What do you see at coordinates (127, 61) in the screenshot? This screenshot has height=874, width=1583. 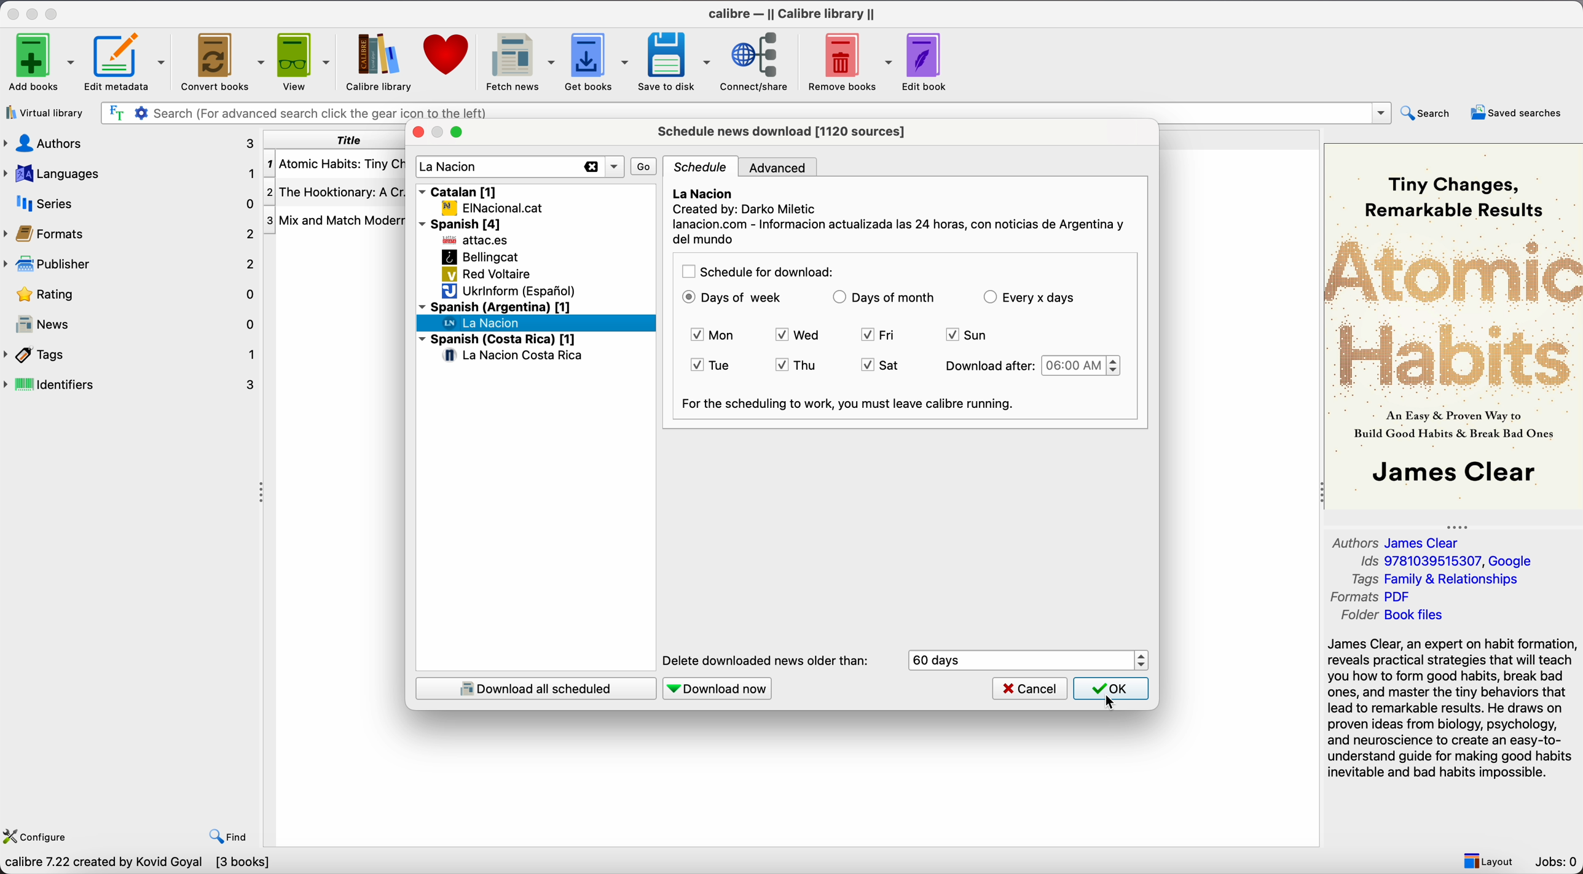 I see `Edit metadata` at bounding box center [127, 61].